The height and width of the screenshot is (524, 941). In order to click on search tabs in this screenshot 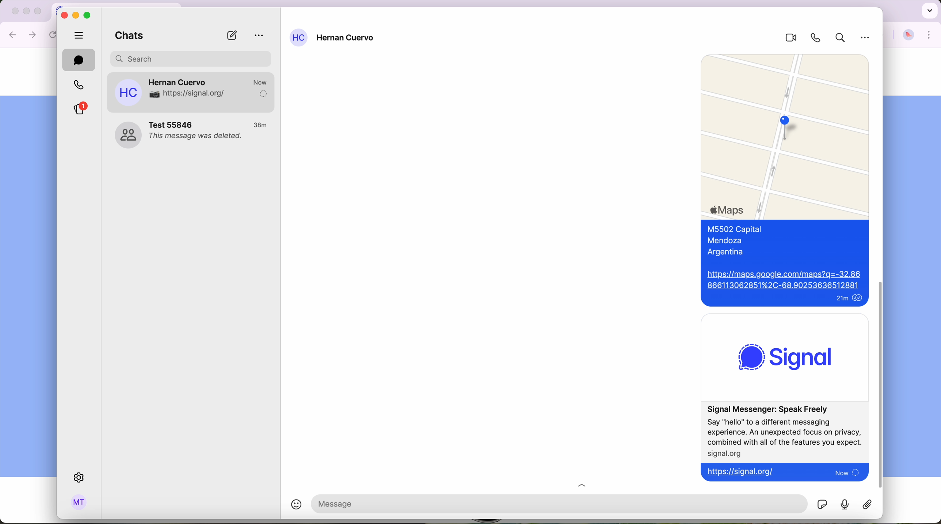, I will do `click(929, 10)`.